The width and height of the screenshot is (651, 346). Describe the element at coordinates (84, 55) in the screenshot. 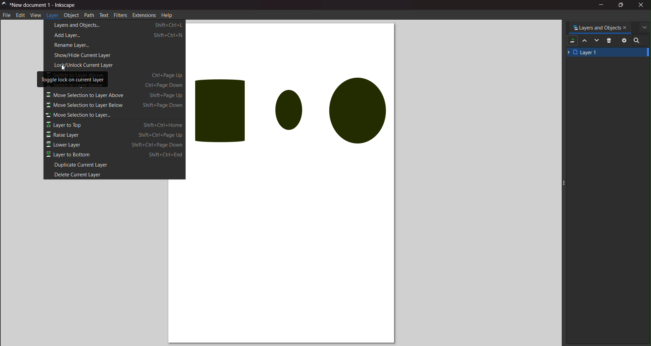

I see `show/hide current layer` at that location.